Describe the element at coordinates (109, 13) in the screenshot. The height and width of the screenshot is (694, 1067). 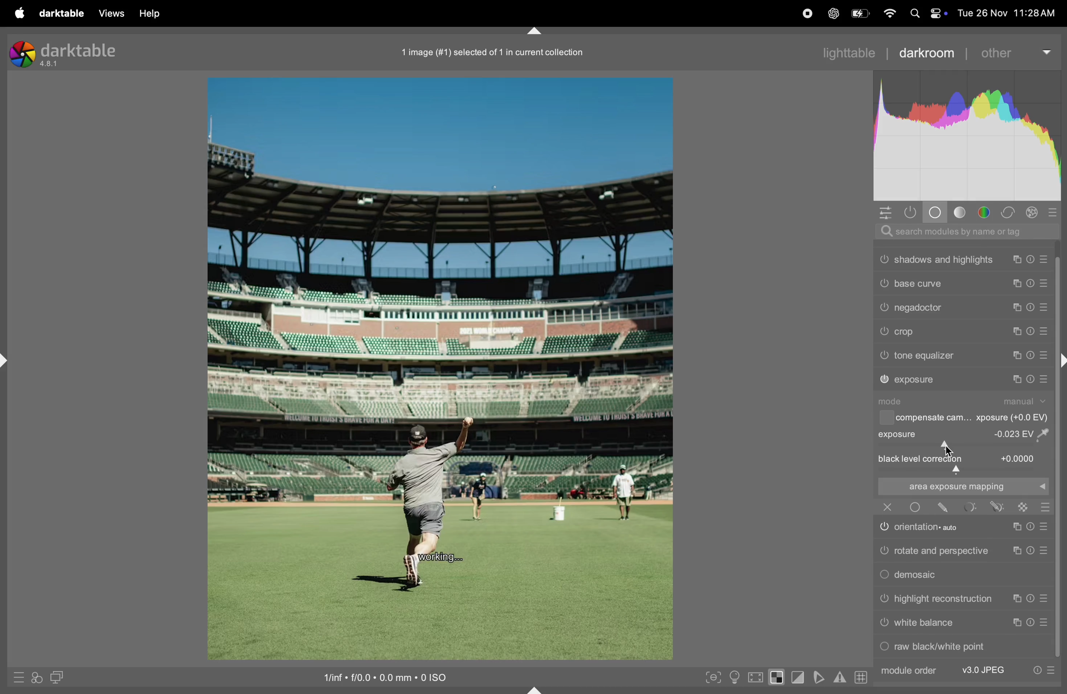
I see `views` at that location.